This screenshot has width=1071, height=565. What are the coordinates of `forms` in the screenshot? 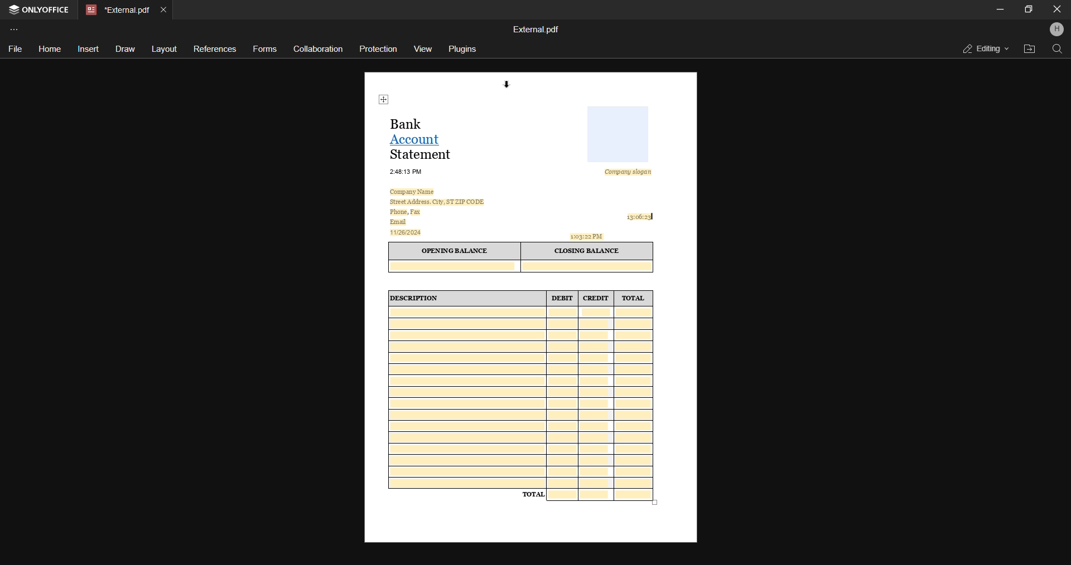 It's located at (266, 50).